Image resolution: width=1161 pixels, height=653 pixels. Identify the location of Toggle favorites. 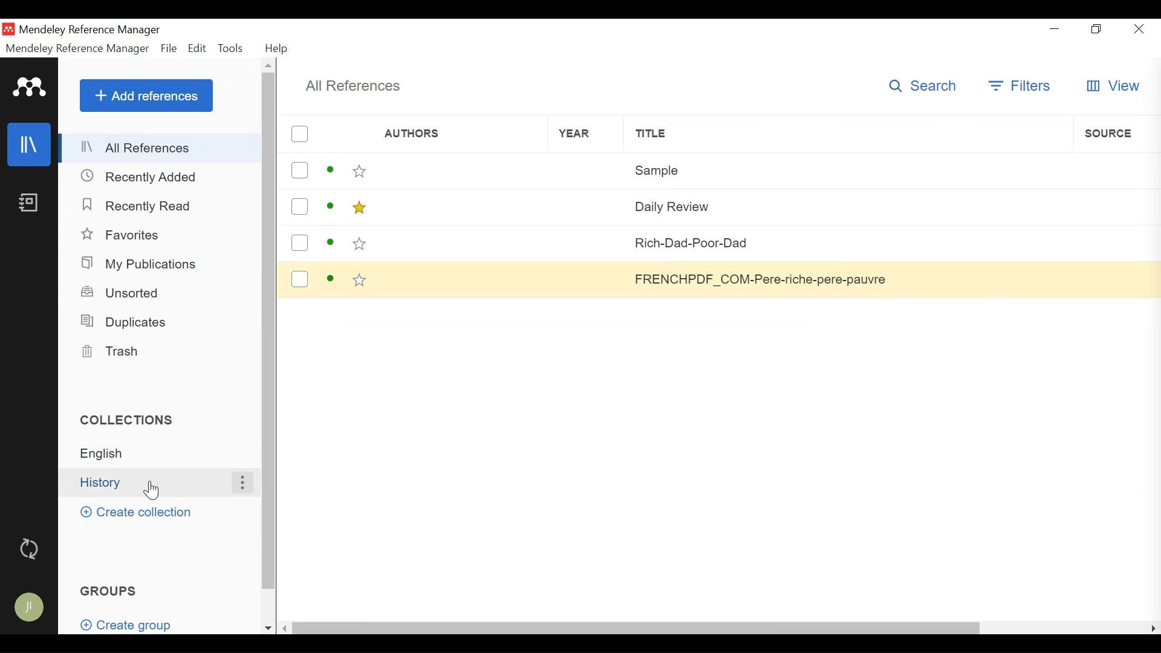
(358, 208).